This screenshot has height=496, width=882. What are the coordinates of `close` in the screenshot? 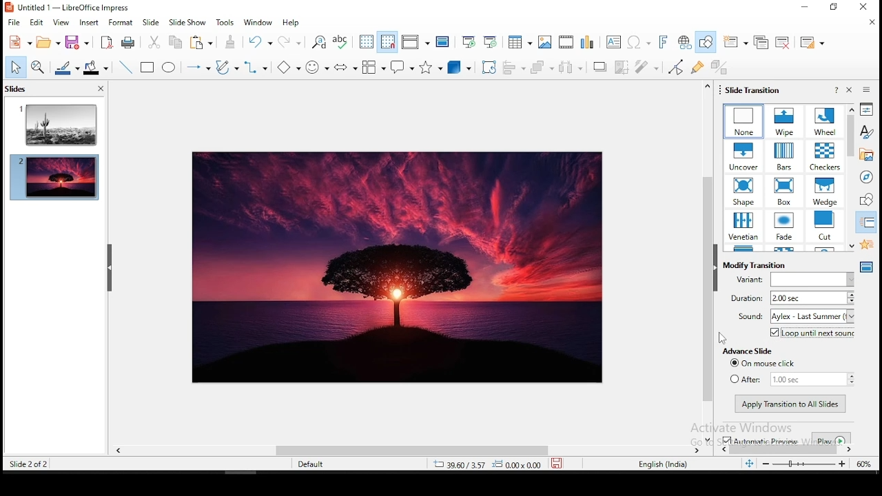 It's located at (100, 89).